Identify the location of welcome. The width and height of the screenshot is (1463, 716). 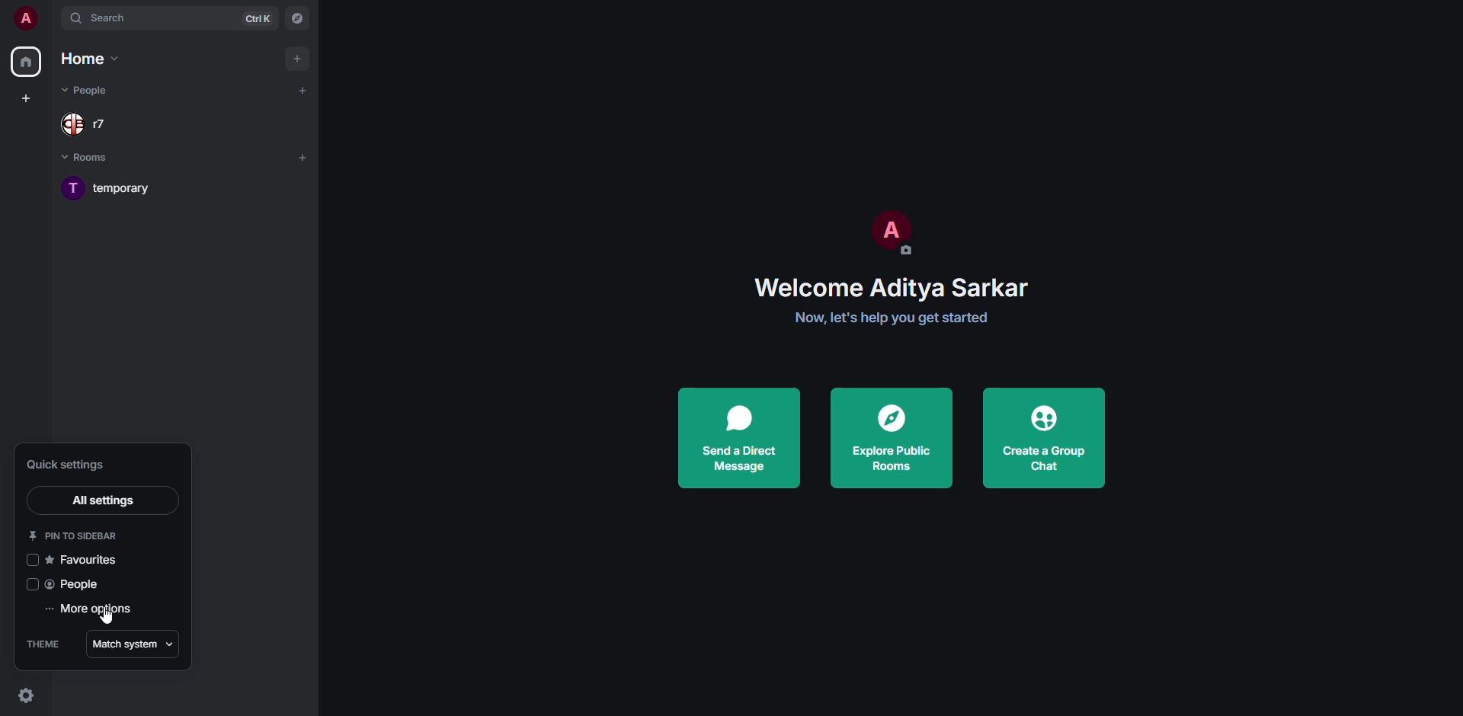
(894, 288).